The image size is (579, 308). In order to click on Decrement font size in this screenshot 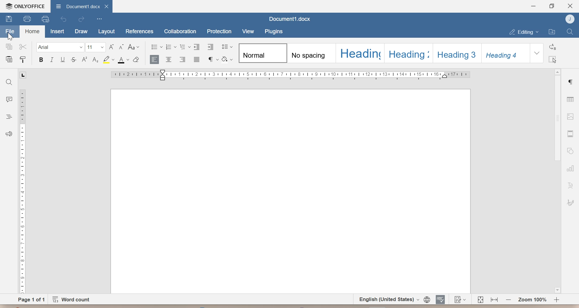, I will do `click(122, 47)`.